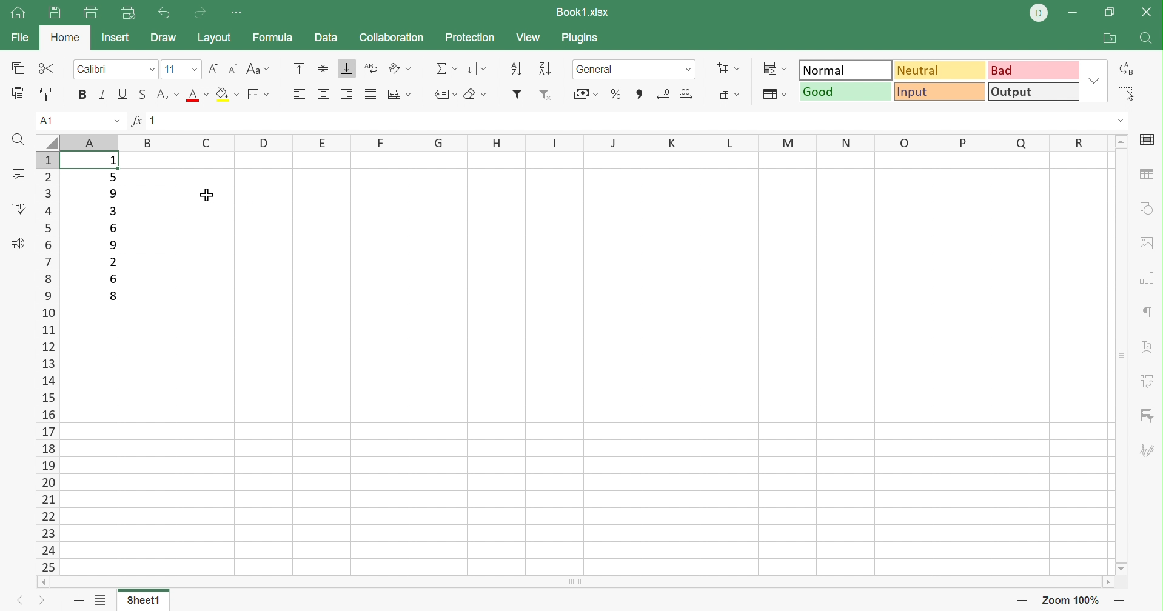 The width and height of the screenshot is (1163, 611). Describe the element at coordinates (46, 142) in the screenshot. I see `select all cells` at that location.